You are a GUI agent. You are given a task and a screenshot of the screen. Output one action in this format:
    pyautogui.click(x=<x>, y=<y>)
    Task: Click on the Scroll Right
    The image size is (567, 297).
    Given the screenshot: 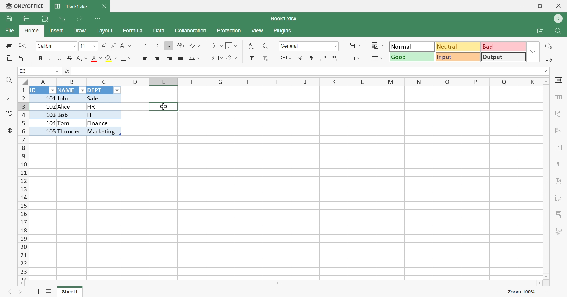 What is the action you would take?
    pyautogui.click(x=538, y=283)
    